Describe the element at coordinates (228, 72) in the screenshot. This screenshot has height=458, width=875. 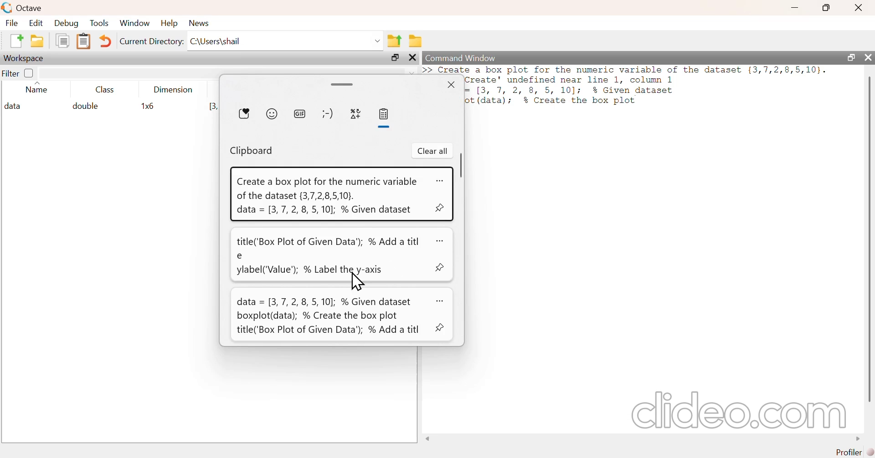
I see `filter input field` at that location.